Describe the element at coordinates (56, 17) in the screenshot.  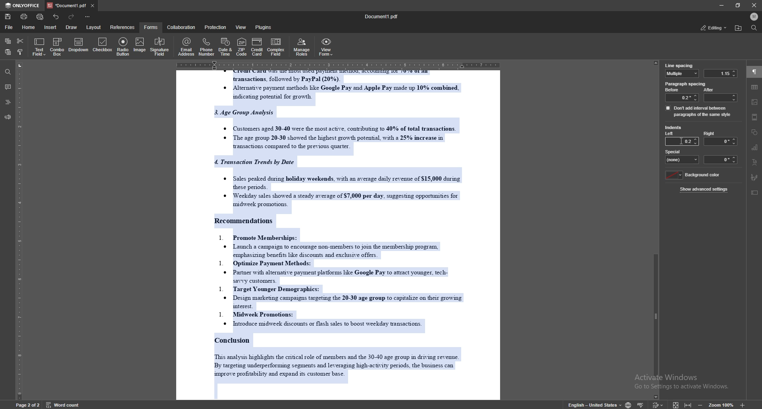
I see `undo` at that location.